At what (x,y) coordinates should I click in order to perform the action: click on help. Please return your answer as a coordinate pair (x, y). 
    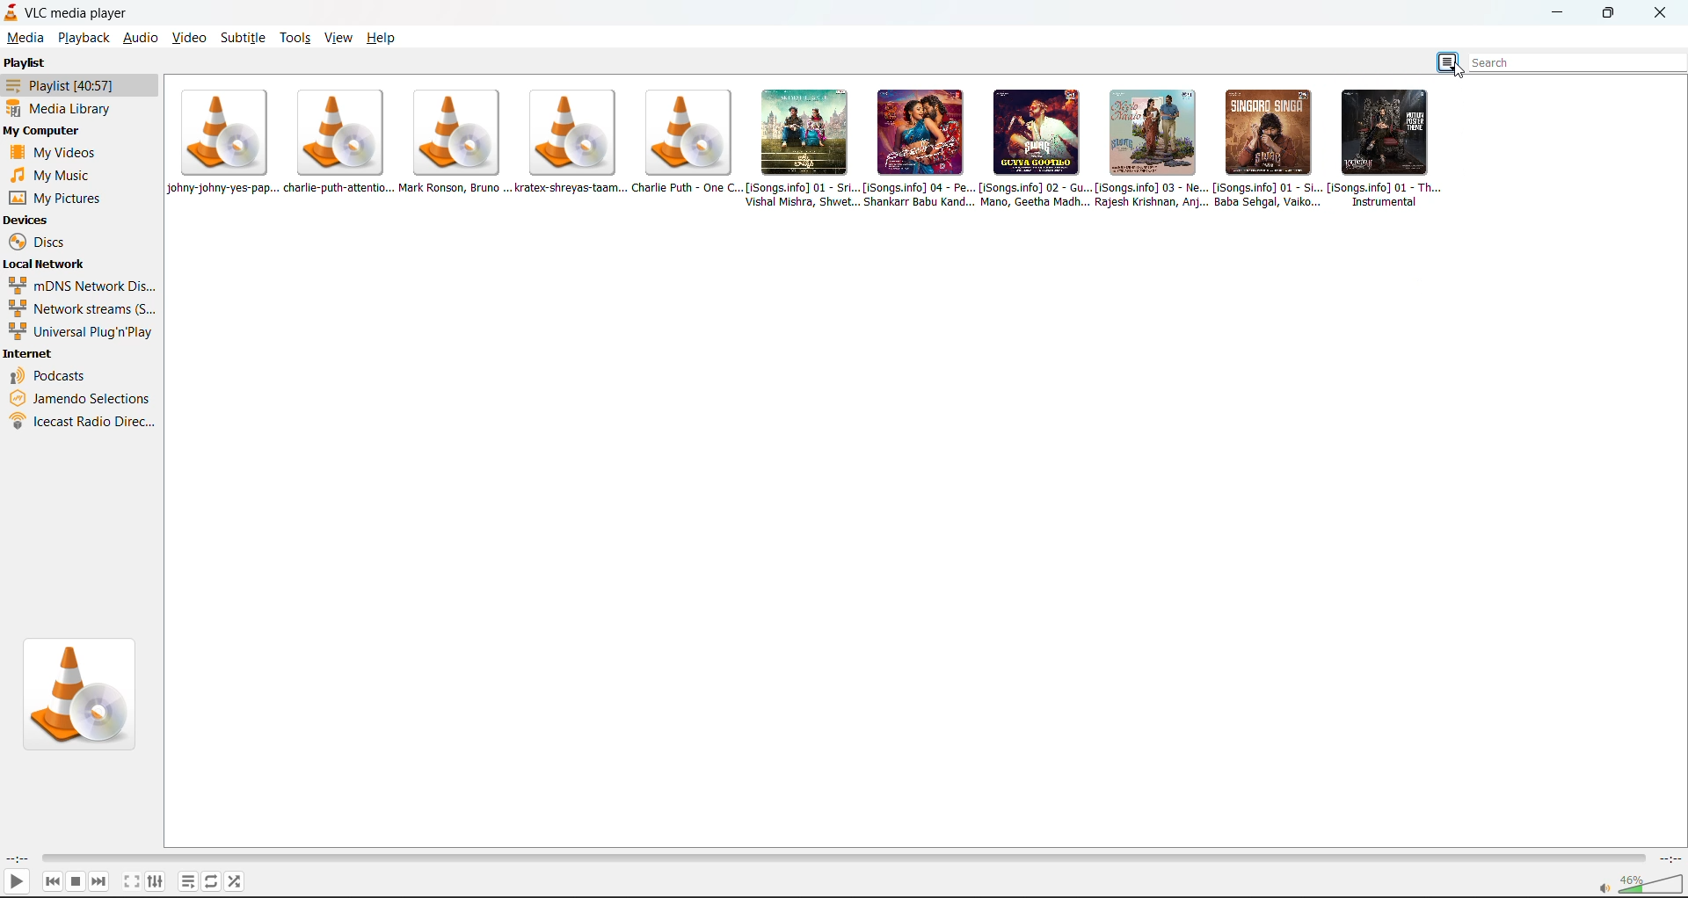
    Looking at the image, I should click on (384, 38).